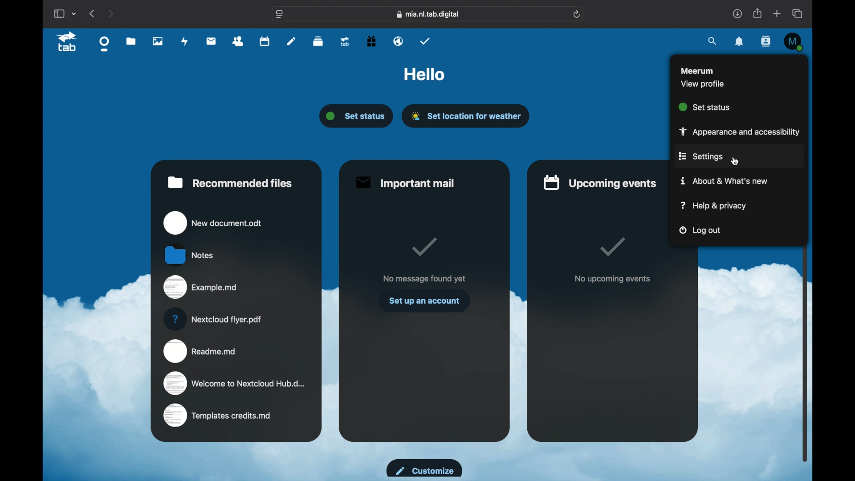  Describe the element at coordinates (158, 41) in the screenshot. I see `photos` at that location.